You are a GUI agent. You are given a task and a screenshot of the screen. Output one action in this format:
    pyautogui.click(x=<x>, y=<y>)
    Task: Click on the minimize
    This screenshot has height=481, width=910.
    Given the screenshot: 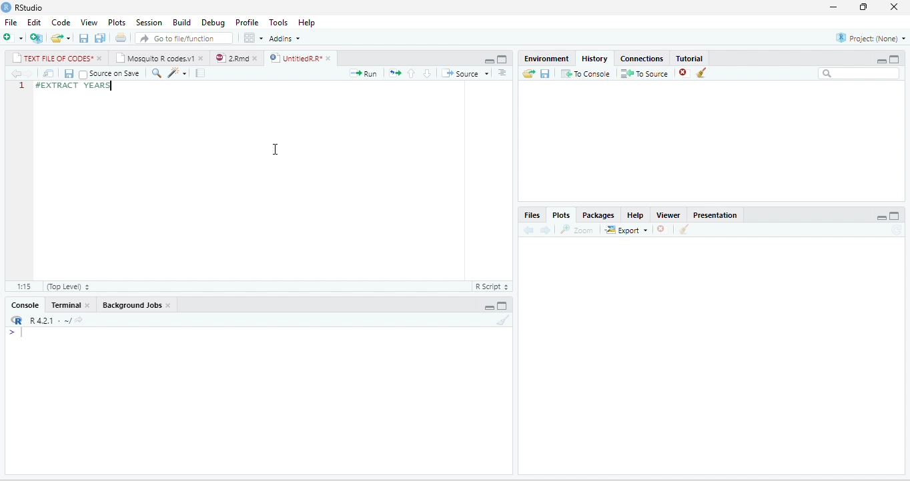 What is the action you would take?
    pyautogui.click(x=881, y=61)
    